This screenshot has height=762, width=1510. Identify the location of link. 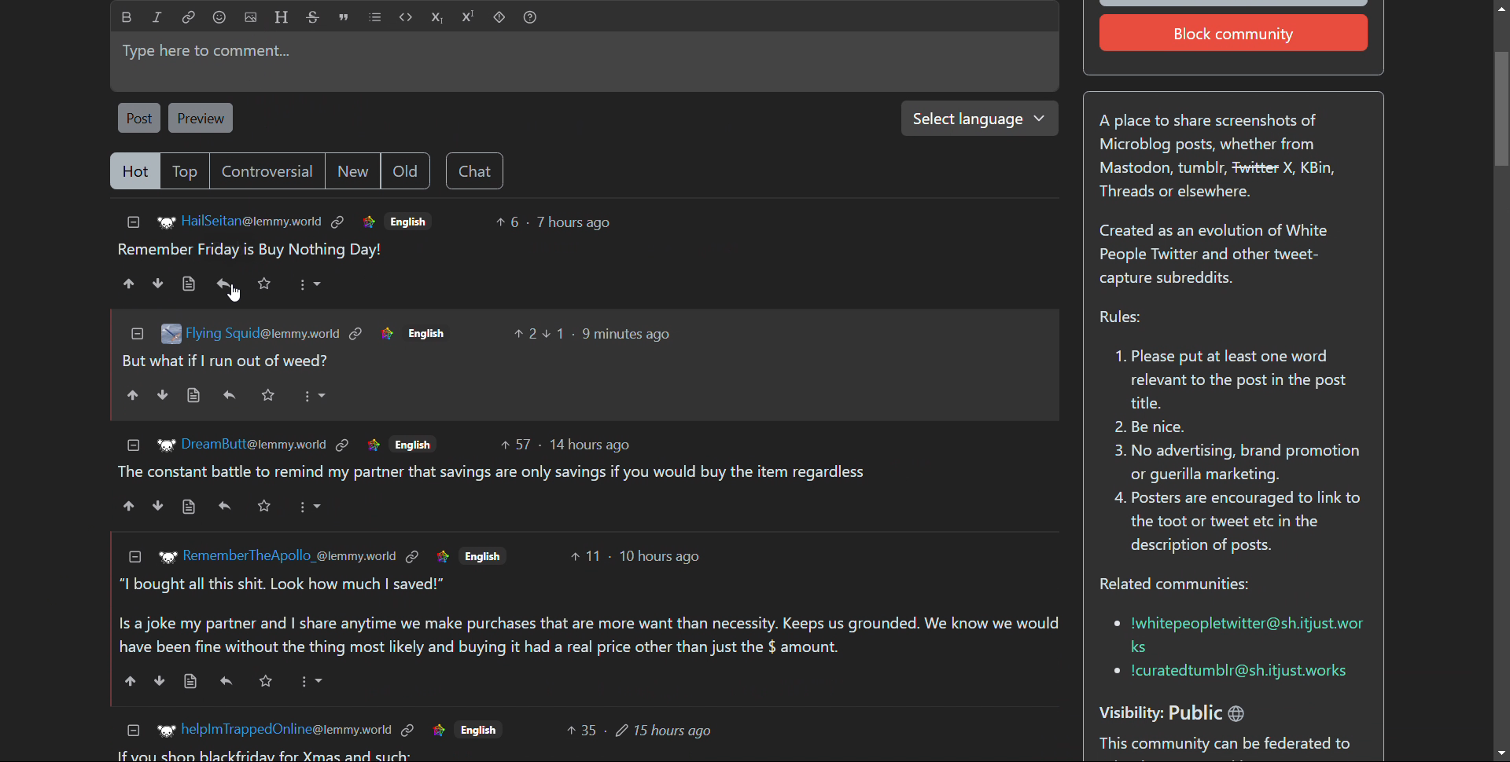
(407, 731).